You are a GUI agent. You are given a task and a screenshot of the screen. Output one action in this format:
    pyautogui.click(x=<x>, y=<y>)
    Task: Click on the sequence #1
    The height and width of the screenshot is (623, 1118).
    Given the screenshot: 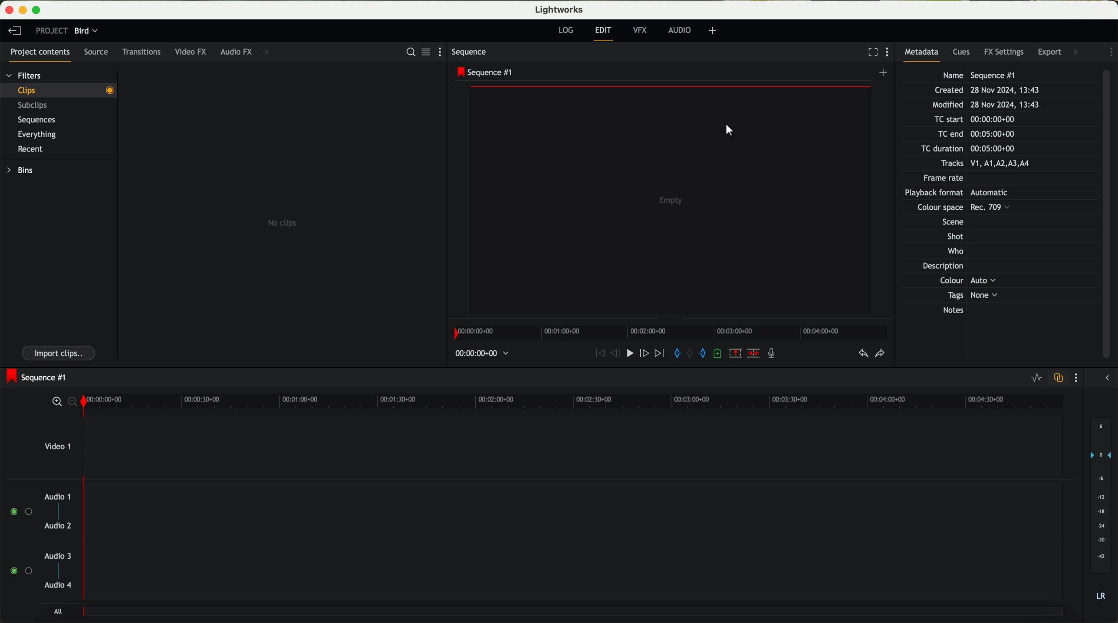 What is the action you would take?
    pyautogui.click(x=484, y=73)
    